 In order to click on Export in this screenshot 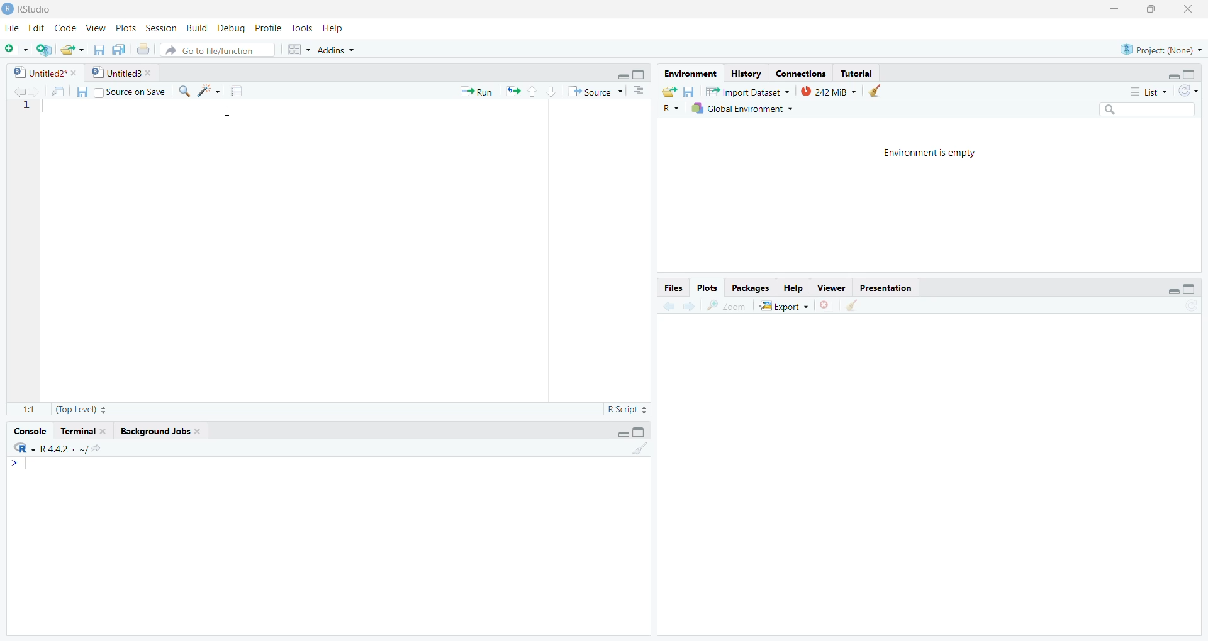, I will do `click(783, 305)`.